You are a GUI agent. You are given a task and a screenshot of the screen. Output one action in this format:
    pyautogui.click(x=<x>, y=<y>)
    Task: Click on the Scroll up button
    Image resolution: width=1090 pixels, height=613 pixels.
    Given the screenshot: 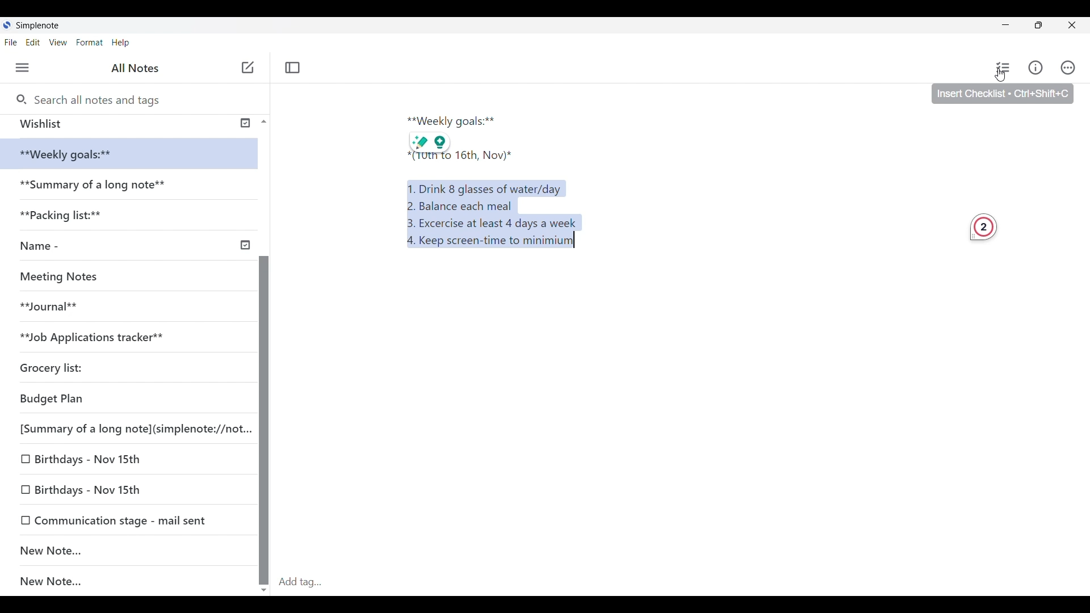 What is the action you would take?
    pyautogui.click(x=261, y=121)
    